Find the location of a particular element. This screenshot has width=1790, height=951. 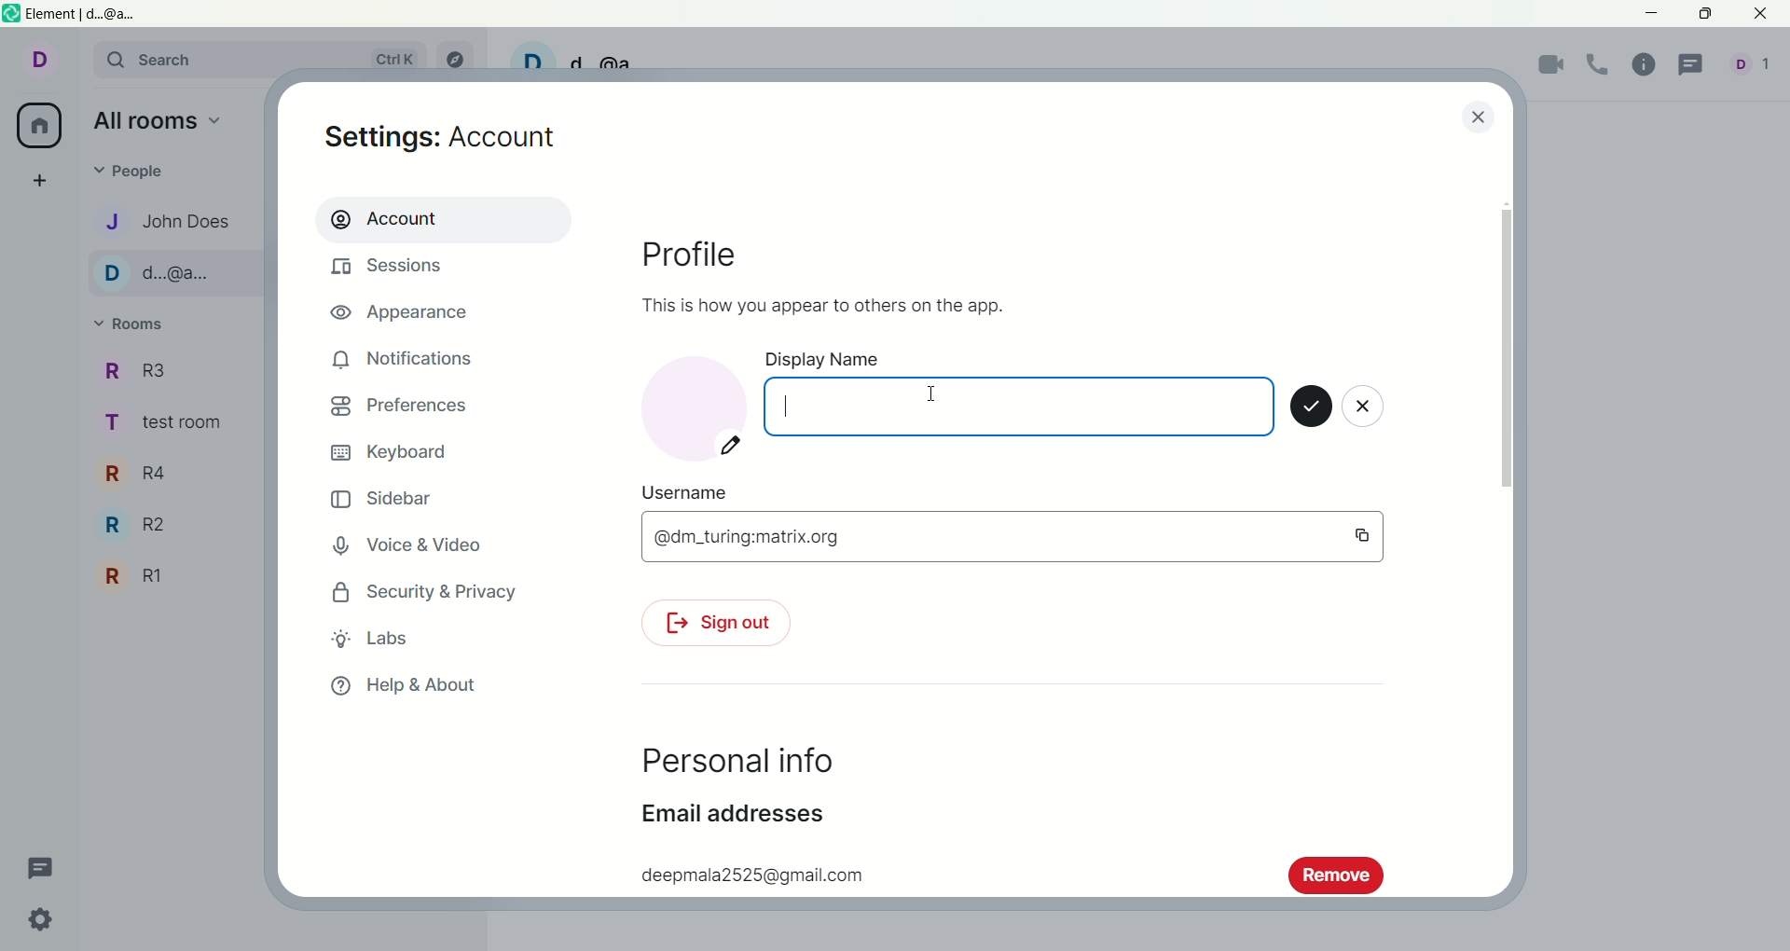

This is how you appear to others on the app is located at coordinates (819, 304).